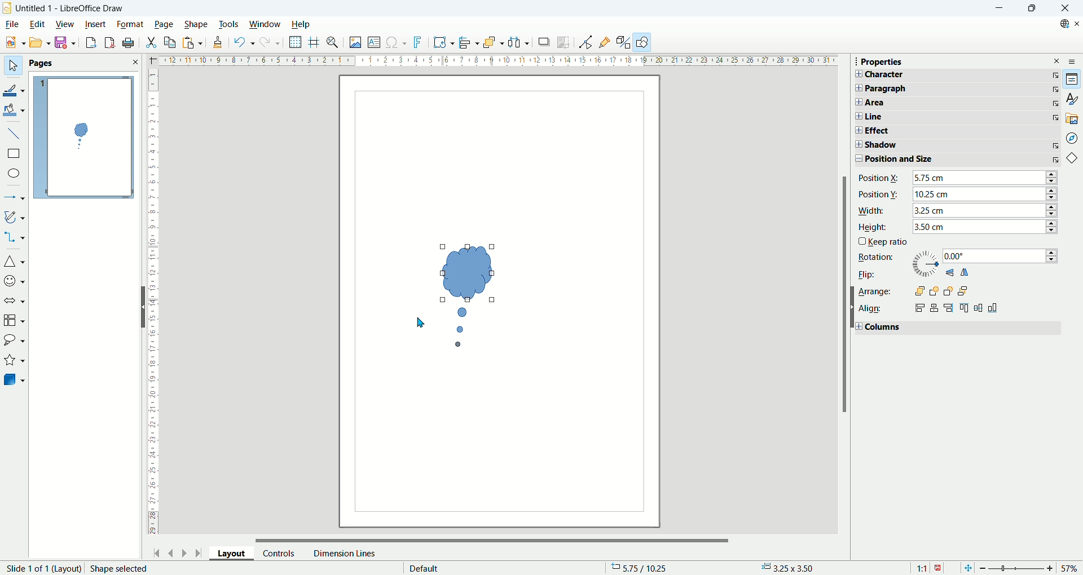 This screenshot has width=1083, height=575. I want to click on go to last page, so click(199, 553).